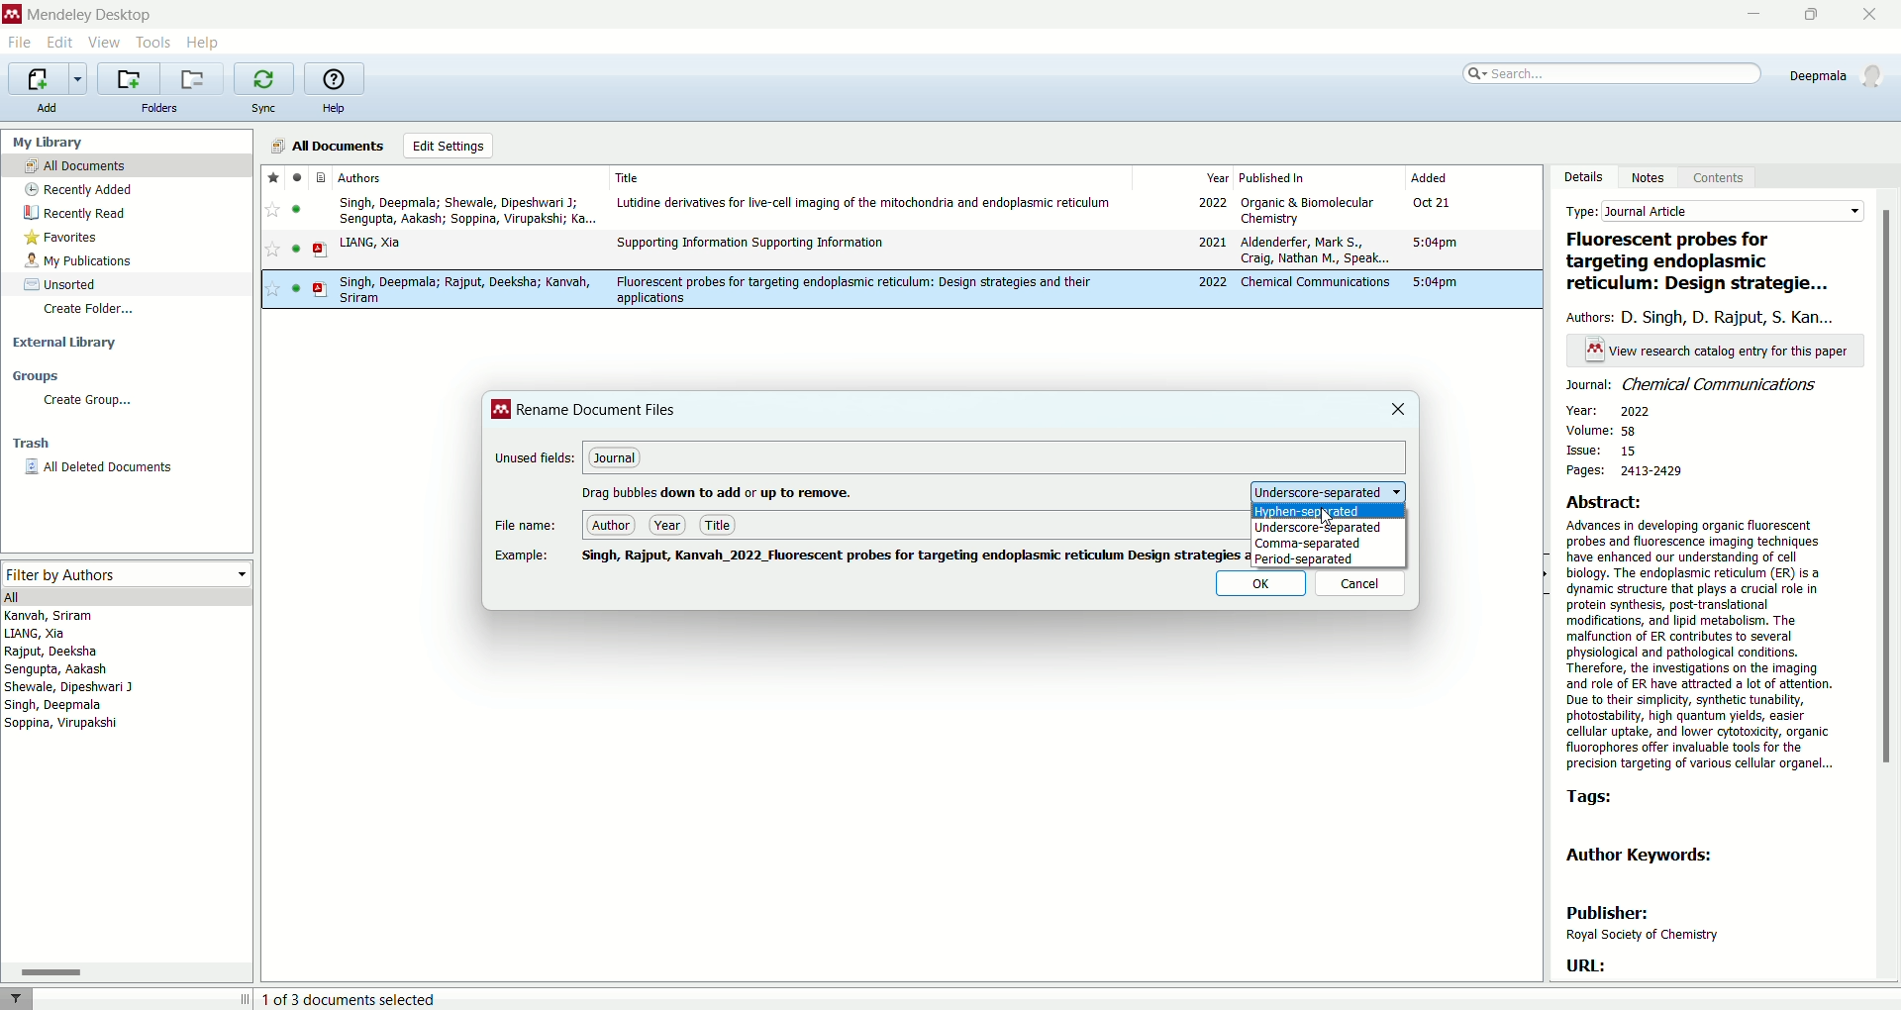 The height and width of the screenshot is (1010, 1901). I want to click on folders, so click(161, 109).